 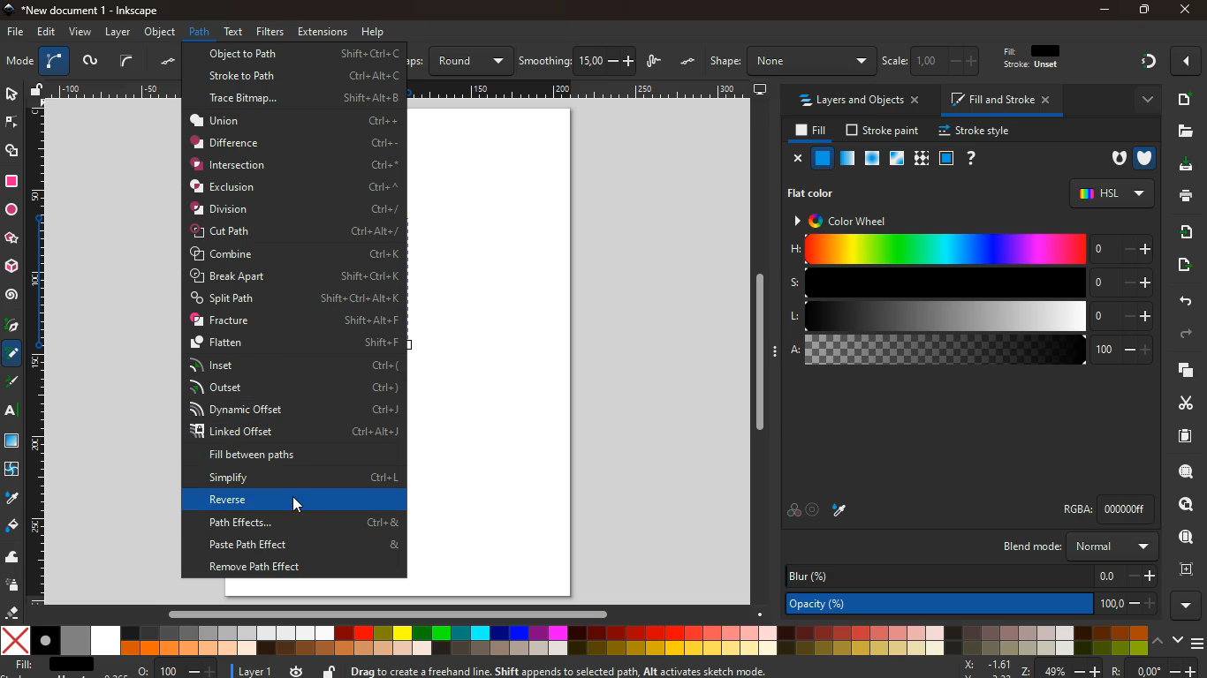 I want to click on remove path effect, so click(x=297, y=567).